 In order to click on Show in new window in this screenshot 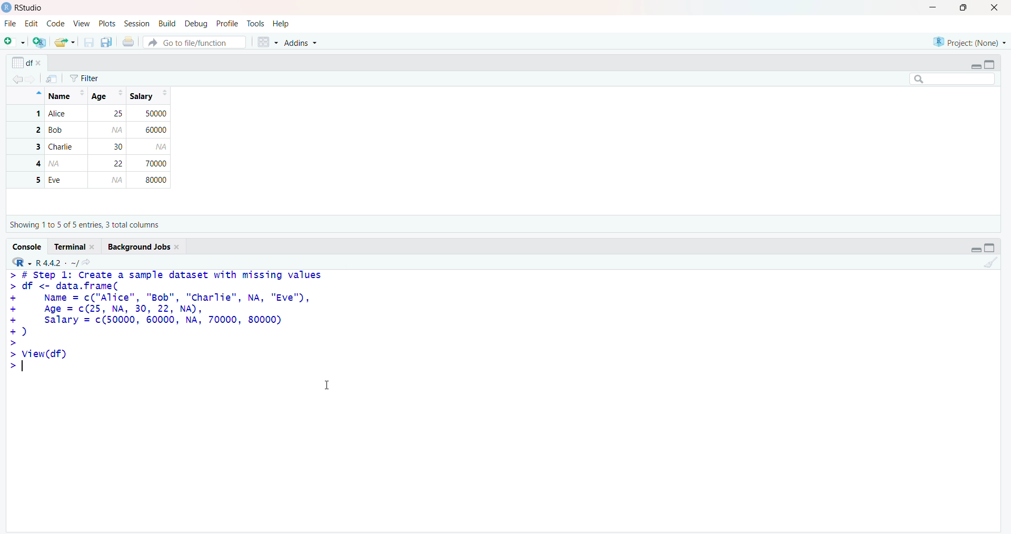, I will do `click(55, 78)`.